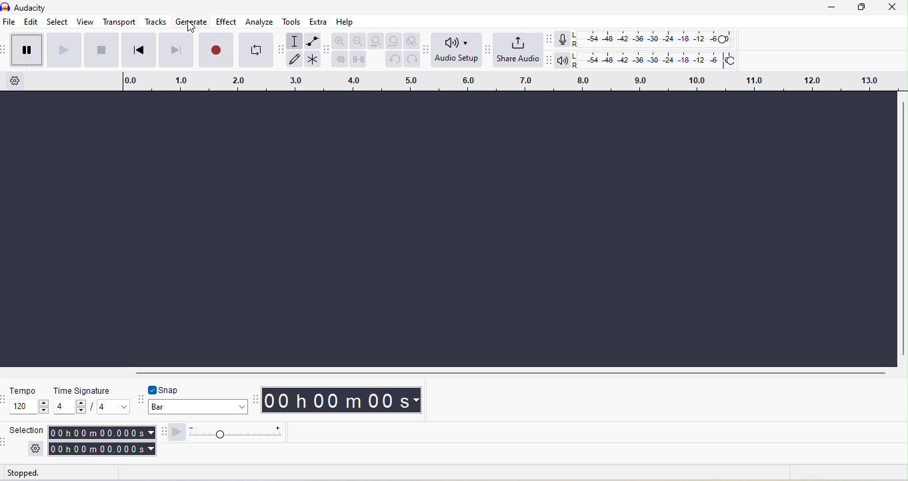 This screenshot has height=481, width=908. What do you see at coordinates (393, 60) in the screenshot?
I see `undo` at bounding box center [393, 60].